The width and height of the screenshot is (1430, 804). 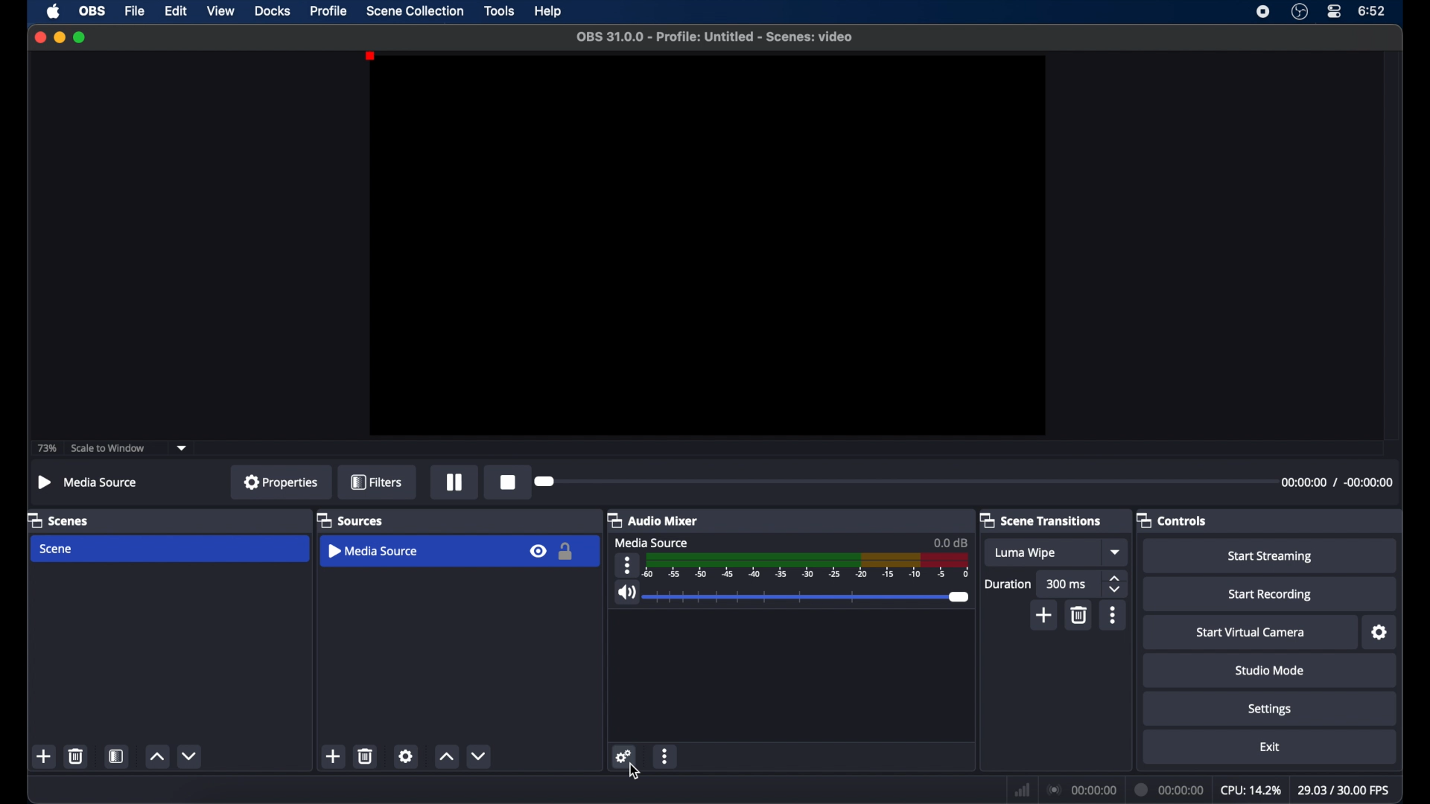 I want to click on help, so click(x=549, y=12).